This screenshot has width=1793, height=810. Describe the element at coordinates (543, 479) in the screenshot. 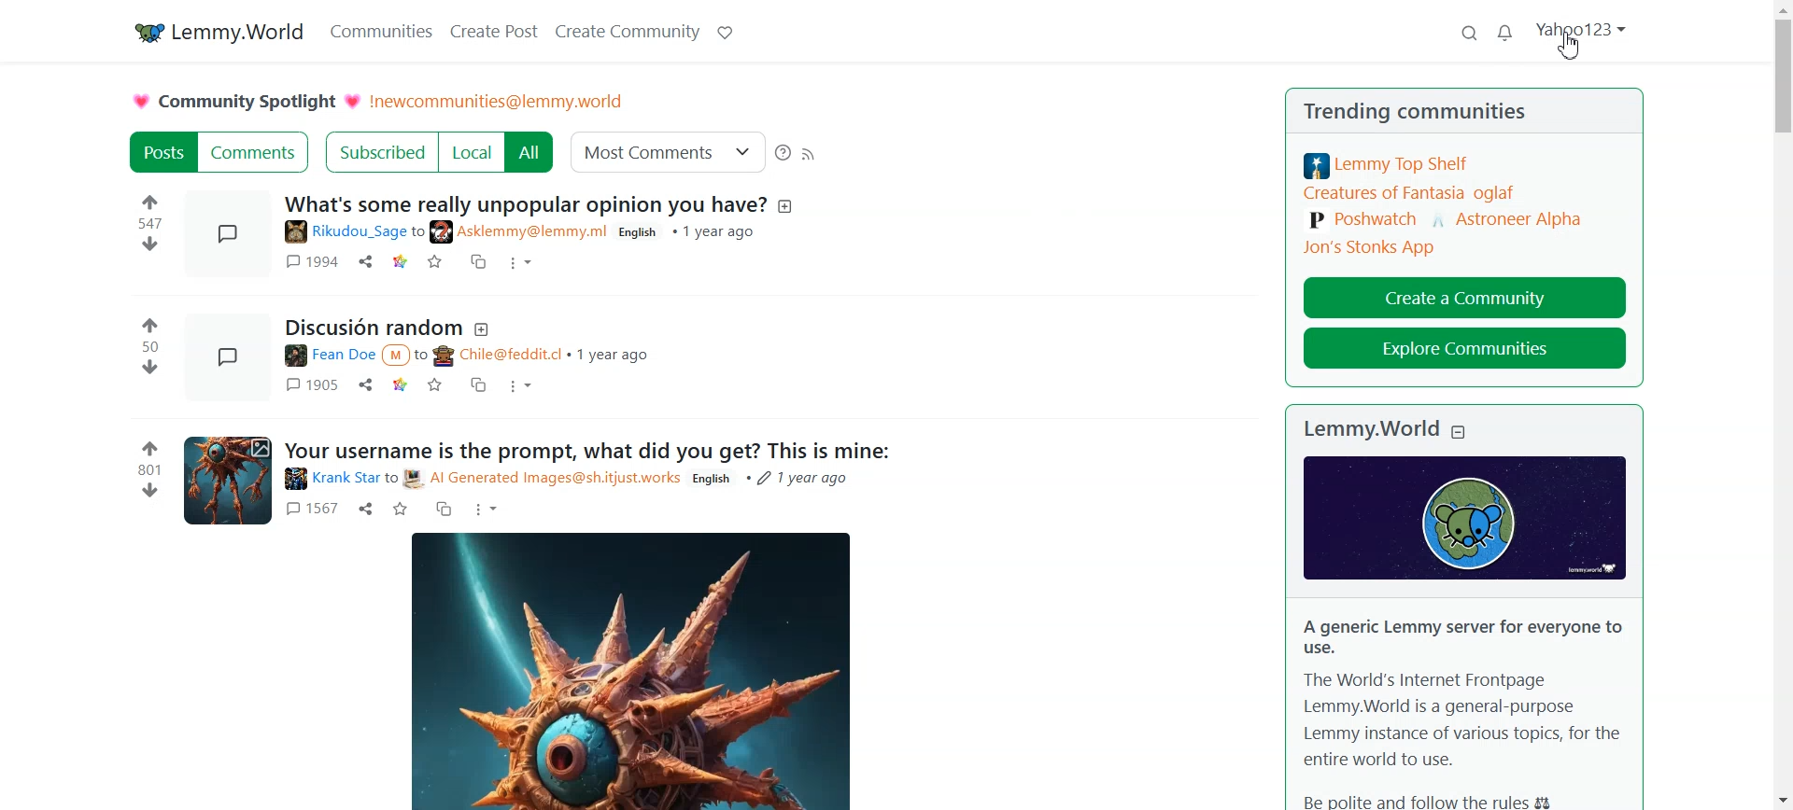

I see `AI generated images@sh.itjust.works` at that location.